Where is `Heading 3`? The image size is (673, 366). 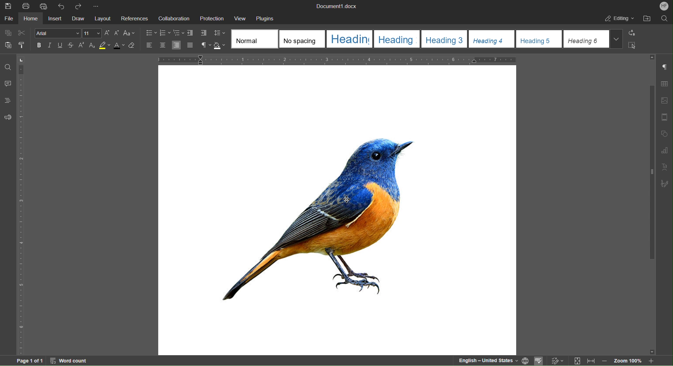 Heading 3 is located at coordinates (444, 39).